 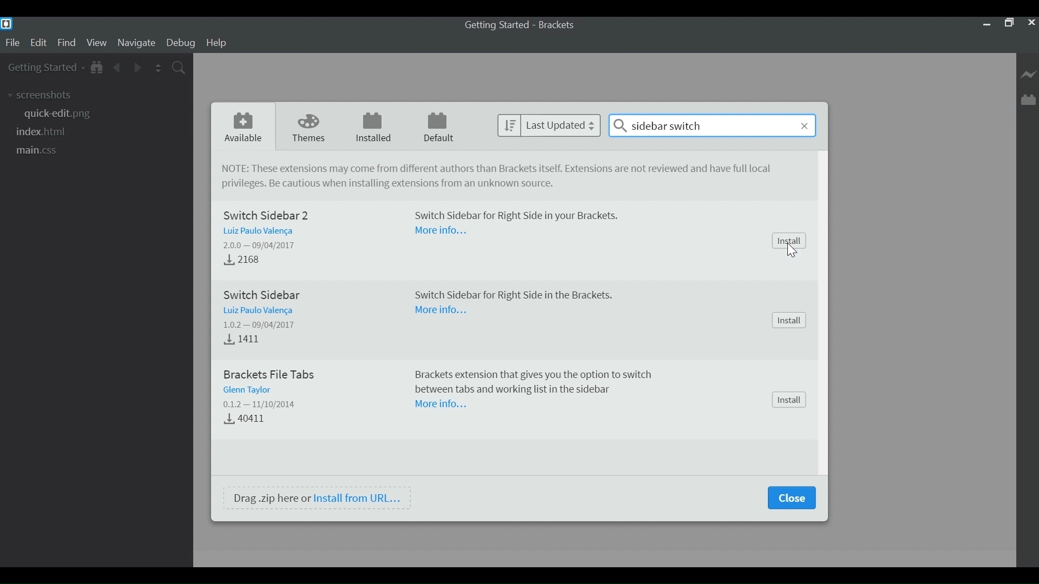 I want to click on Luiz Paulo Valenca, so click(x=261, y=312).